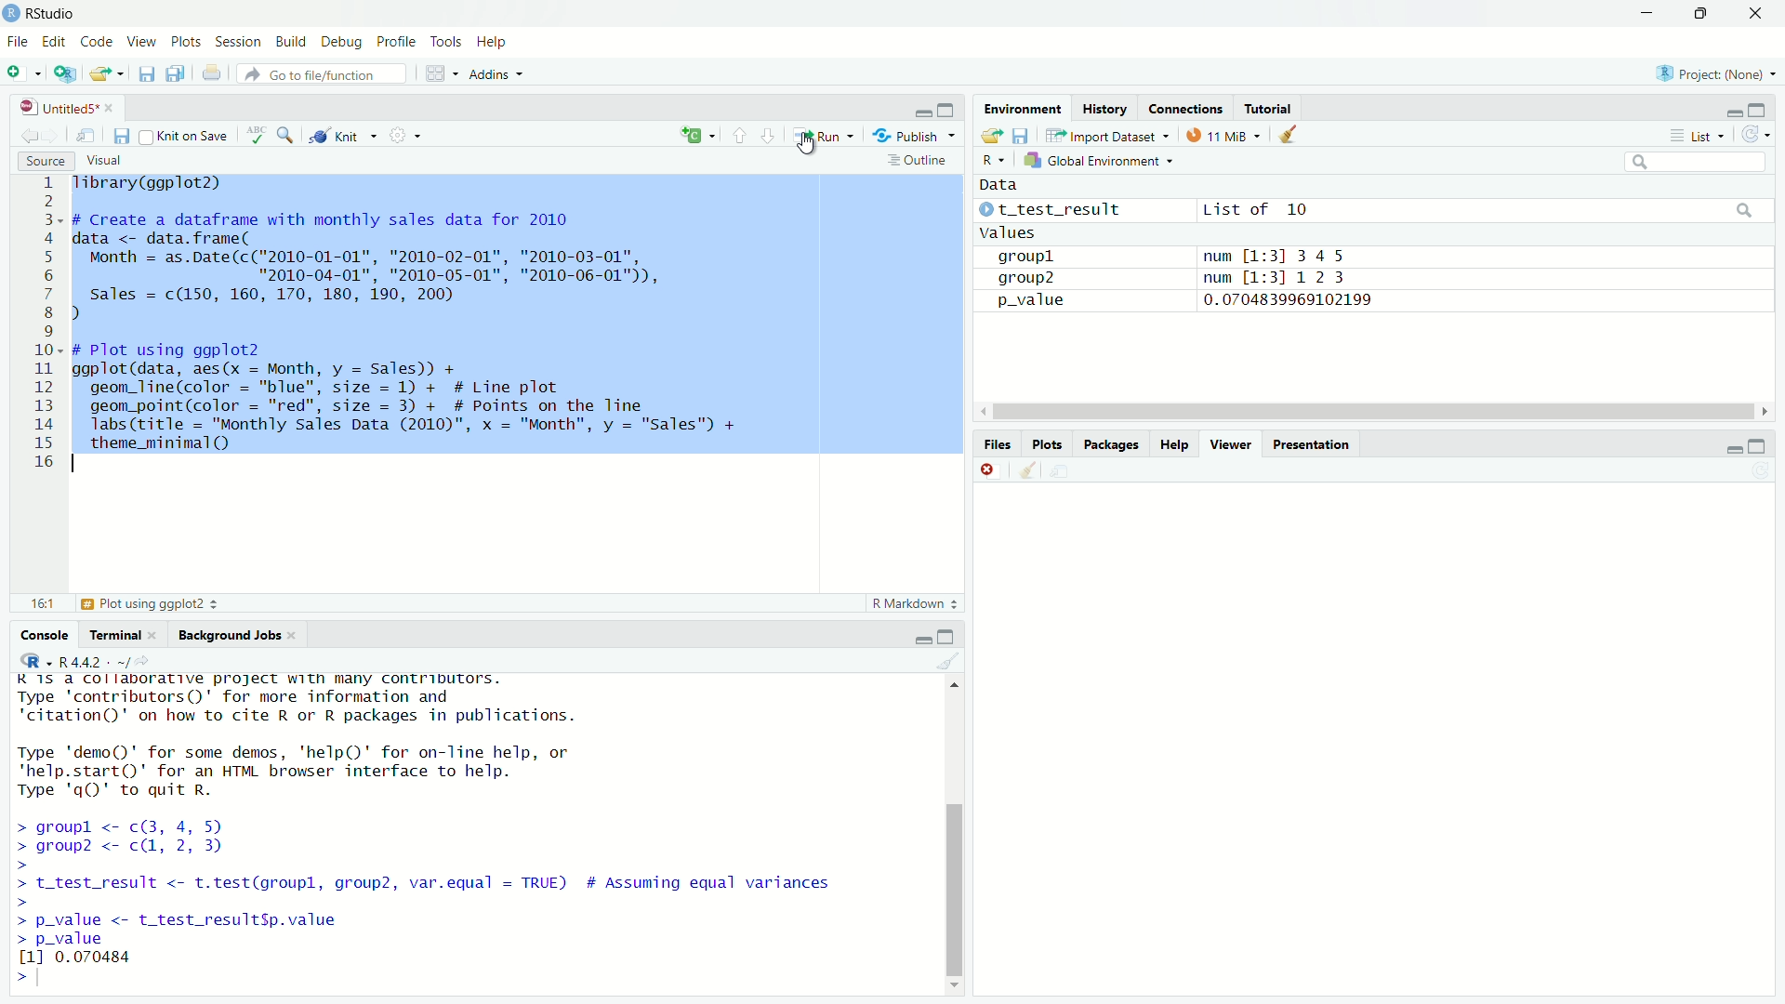  What do you see at coordinates (1179, 299) in the screenshot?
I see `p_value 0.0704839969102199` at bounding box center [1179, 299].